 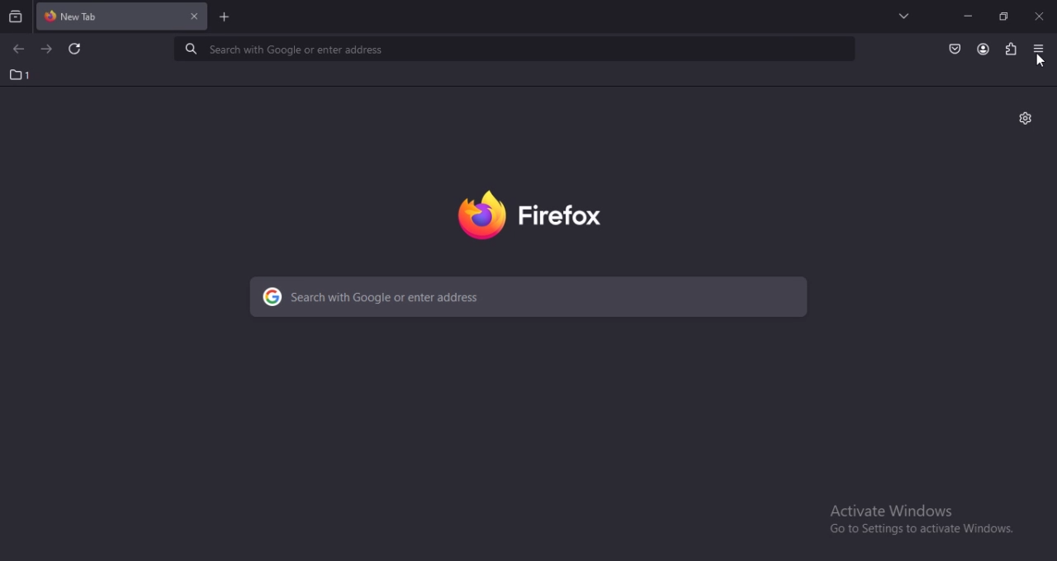 What do you see at coordinates (73, 50) in the screenshot?
I see `reload current page` at bounding box center [73, 50].